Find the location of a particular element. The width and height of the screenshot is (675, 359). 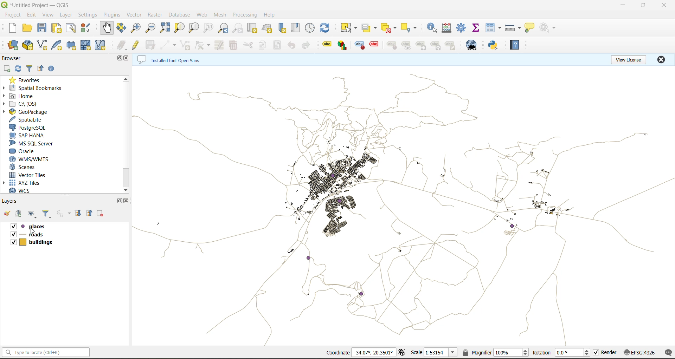

rotation is located at coordinates (561, 352).